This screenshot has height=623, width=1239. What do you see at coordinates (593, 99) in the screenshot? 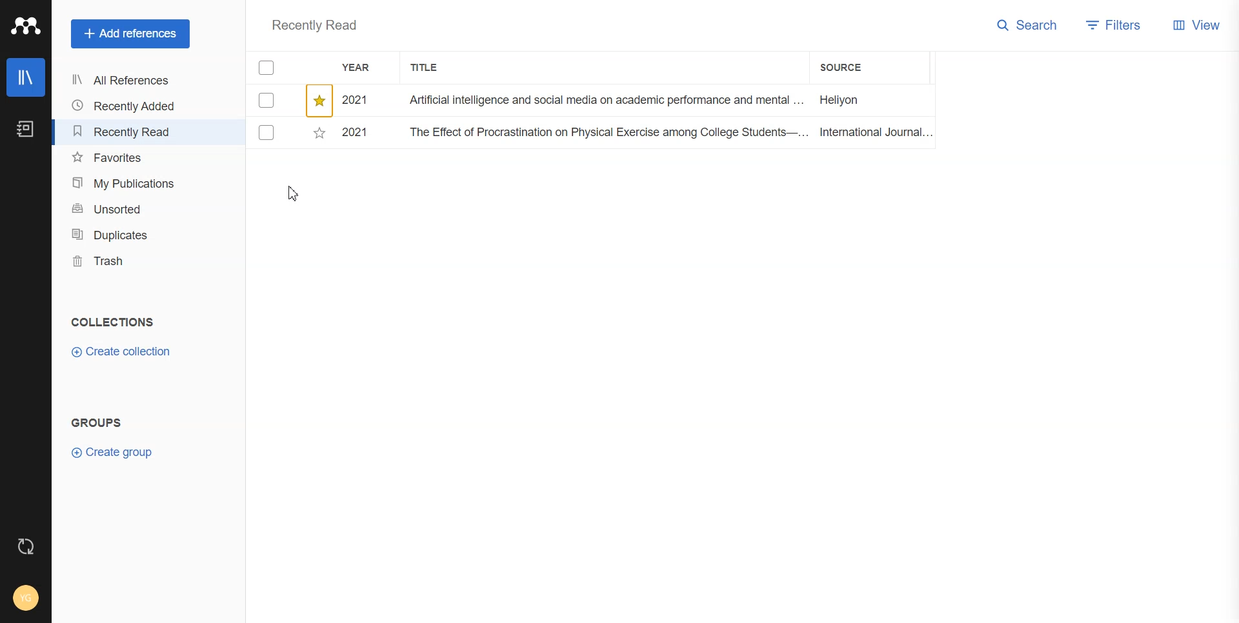
I see `Starred file` at bounding box center [593, 99].